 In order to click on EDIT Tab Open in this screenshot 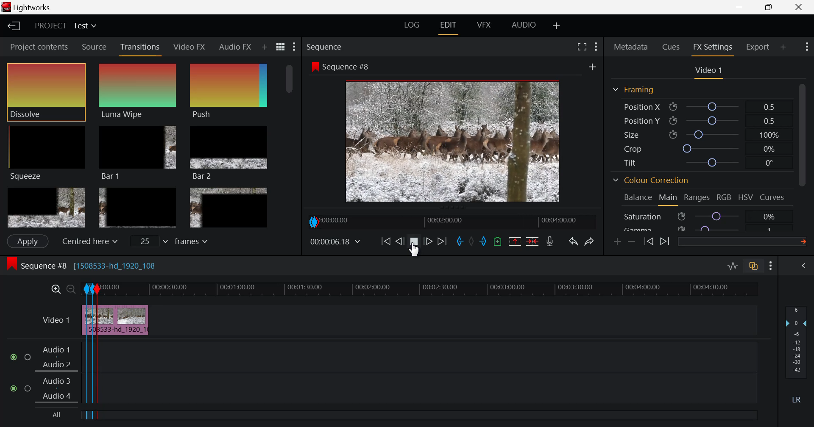, I will do `click(450, 25)`.